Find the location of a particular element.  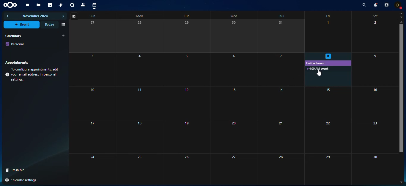

appointments is located at coordinates (18, 62).